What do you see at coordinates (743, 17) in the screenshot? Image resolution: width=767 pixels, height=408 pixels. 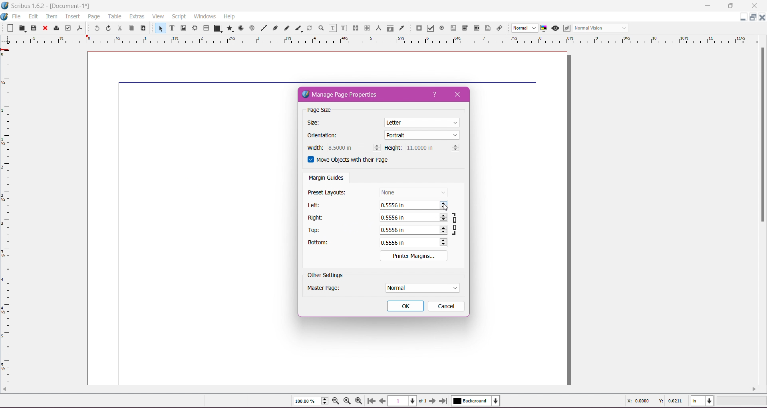 I see `Minimize Document` at bounding box center [743, 17].